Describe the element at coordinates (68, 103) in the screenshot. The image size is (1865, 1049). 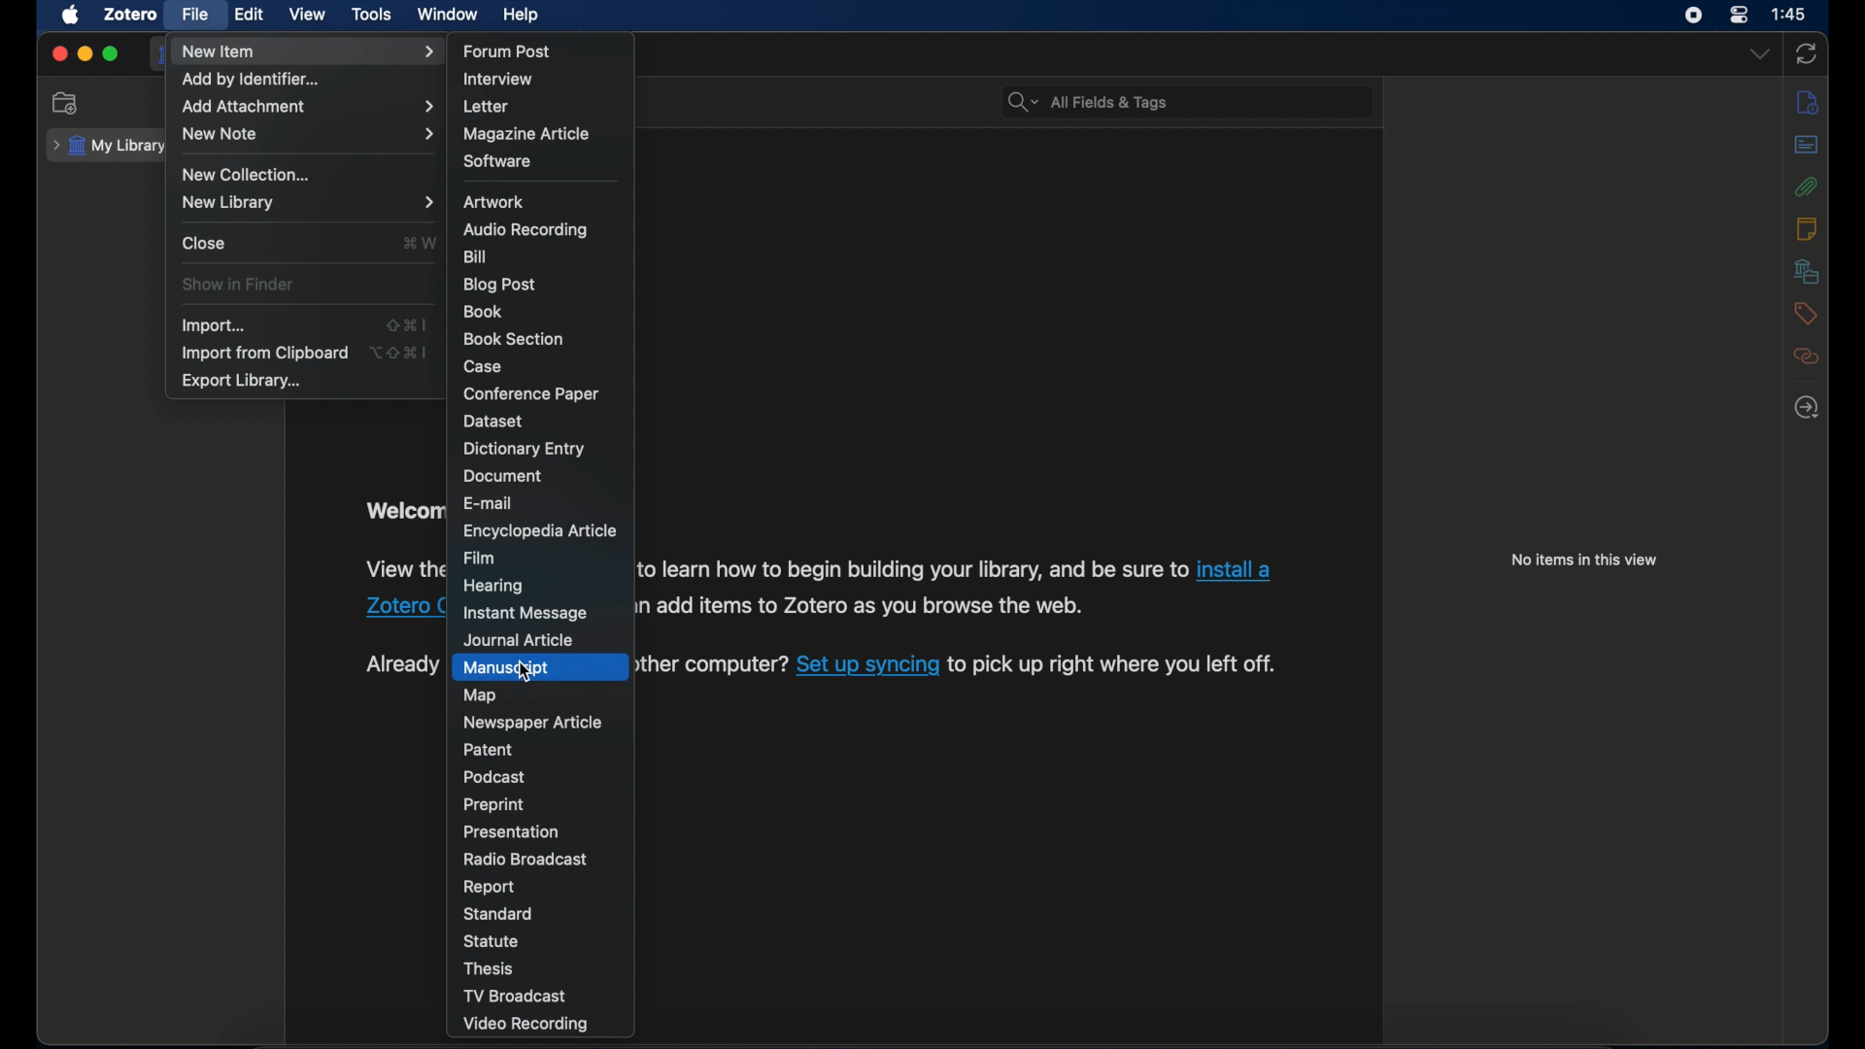
I see `new collection` at that location.